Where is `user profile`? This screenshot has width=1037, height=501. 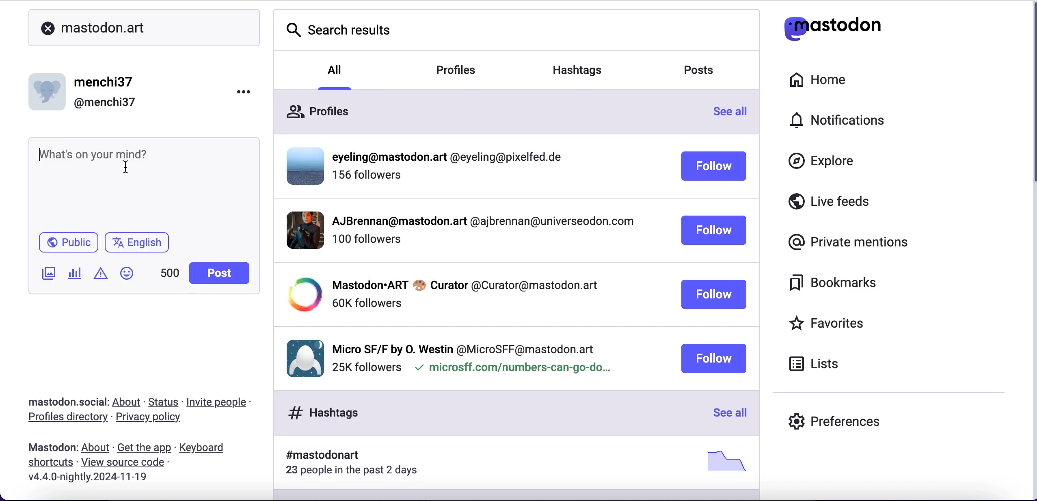
user profile is located at coordinates (475, 354).